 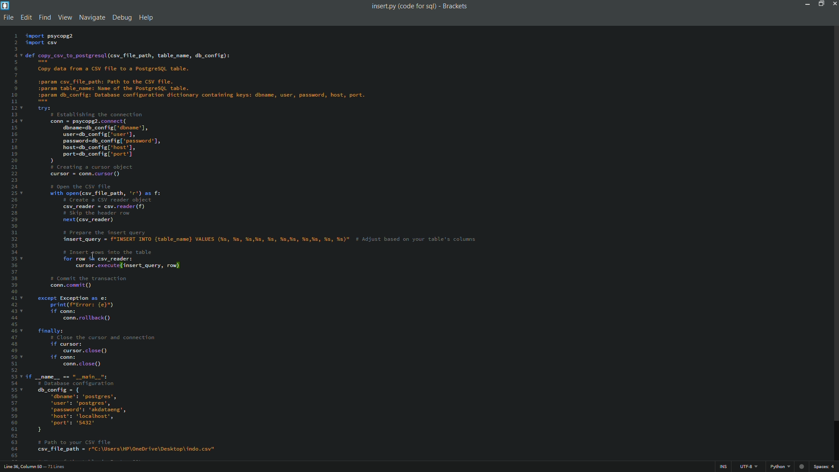 I want to click on edit menu, so click(x=26, y=17).